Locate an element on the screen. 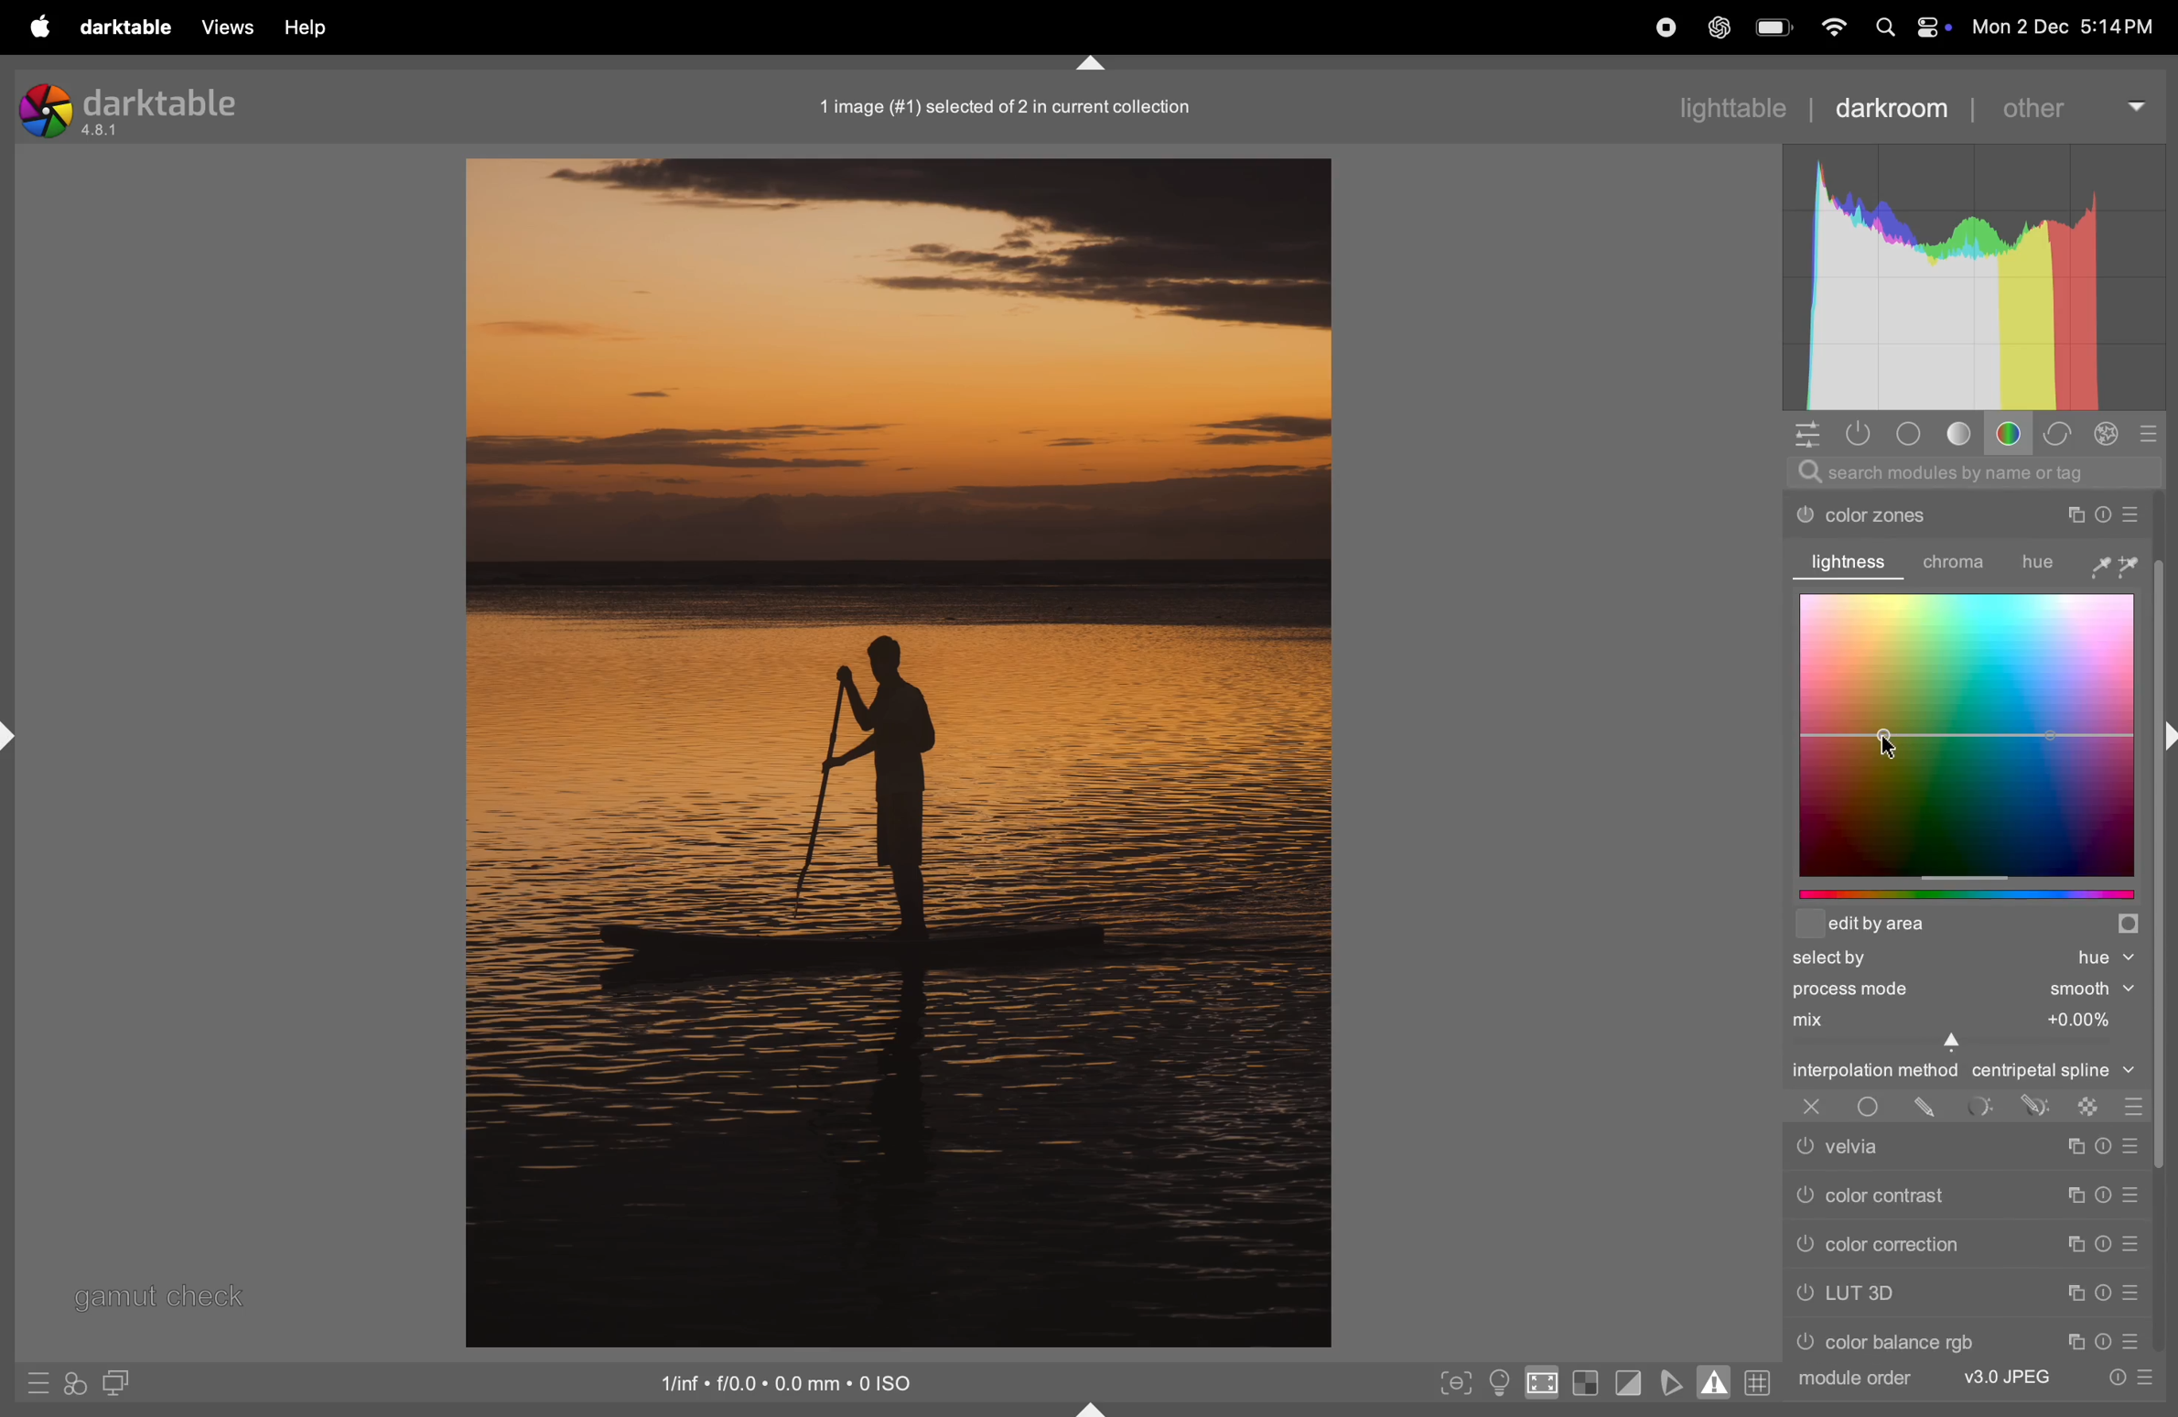 The image size is (2178, 1417). v3 jpeg is located at coordinates (1995, 1375).